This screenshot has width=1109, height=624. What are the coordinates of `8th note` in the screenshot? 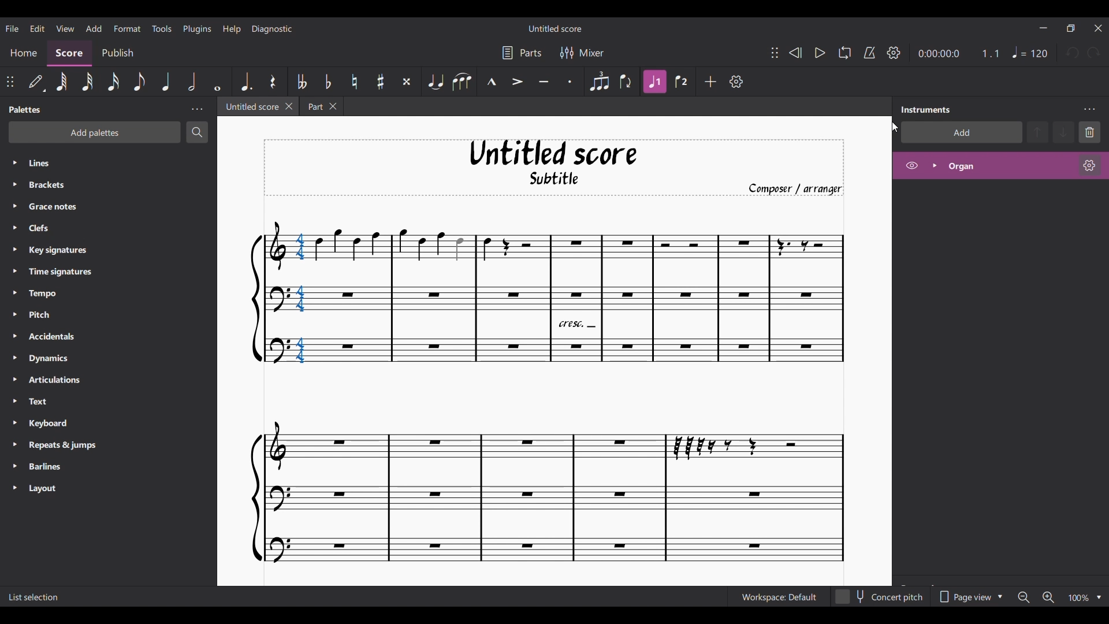 It's located at (139, 82).